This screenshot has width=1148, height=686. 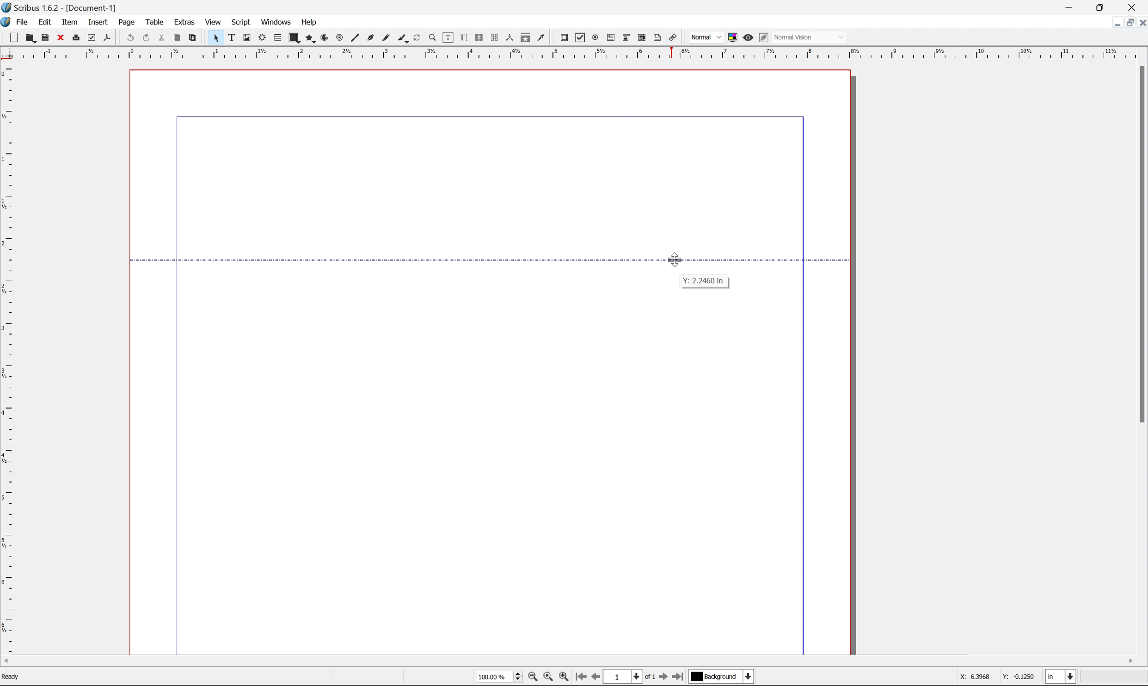 What do you see at coordinates (1073, 6) in the screenshot?
I see `minimize` at bounding box center [1073, 6].